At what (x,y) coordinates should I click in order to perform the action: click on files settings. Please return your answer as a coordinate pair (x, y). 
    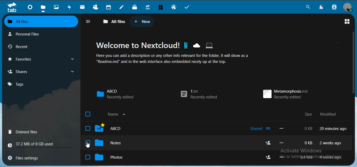
    Looking at the image, I should click on (26, 158).